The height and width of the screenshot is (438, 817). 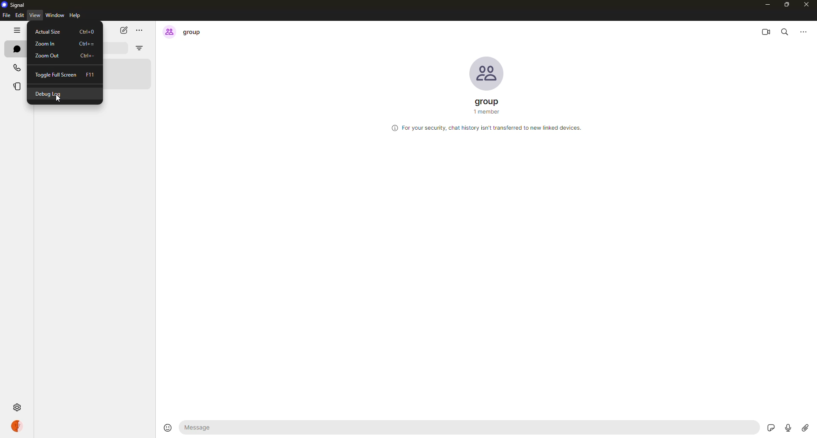 I want to click on shortcut, so click(x=90, y=75).